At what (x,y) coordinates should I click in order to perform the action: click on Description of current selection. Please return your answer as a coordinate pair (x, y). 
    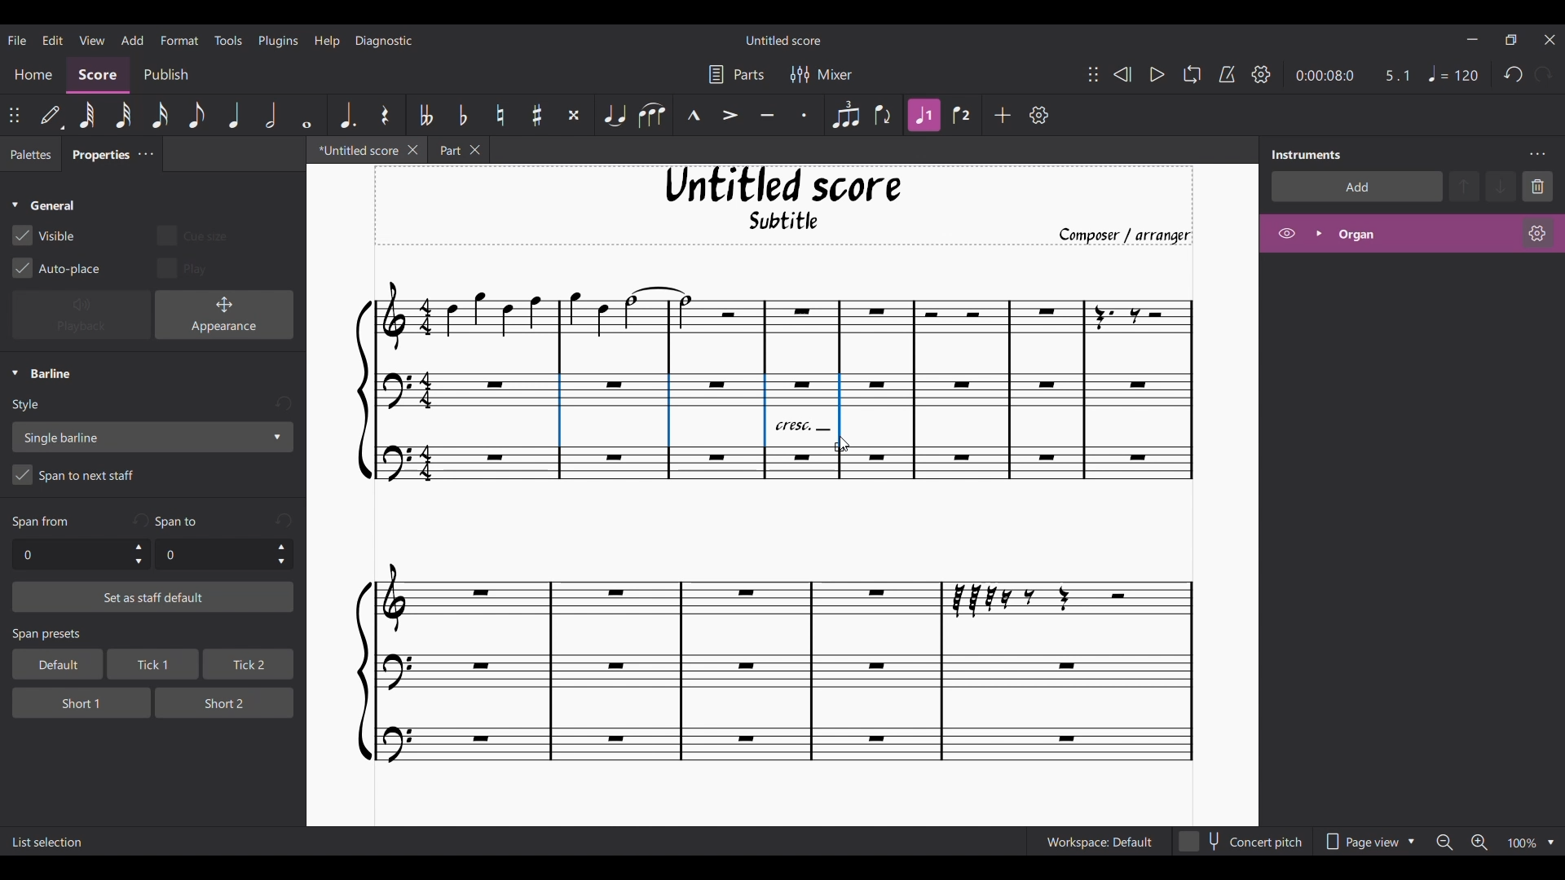
    Looking at the image, I should click on (48, 843).